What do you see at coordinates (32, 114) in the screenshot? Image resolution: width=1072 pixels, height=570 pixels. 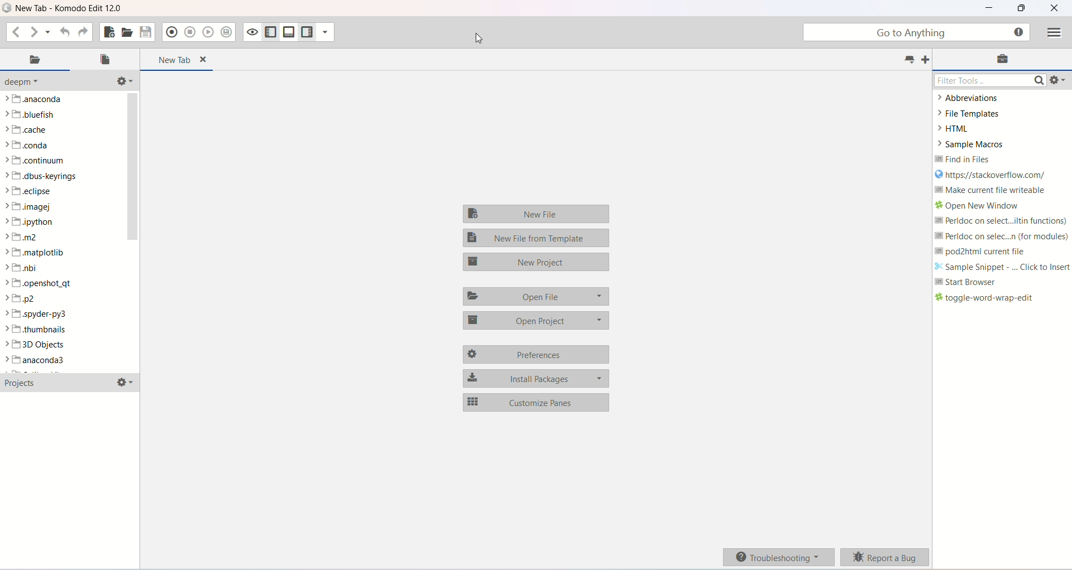 I see `bluefish` at bounding box center [32, 114].